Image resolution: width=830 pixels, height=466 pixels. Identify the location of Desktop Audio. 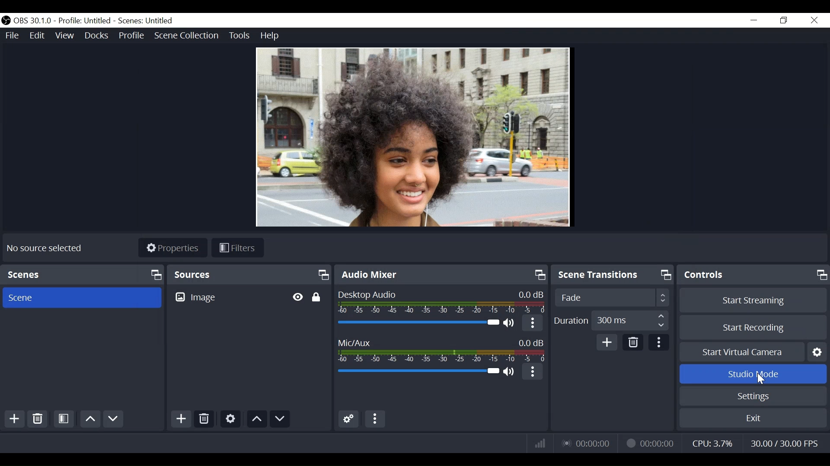
(441, 302).